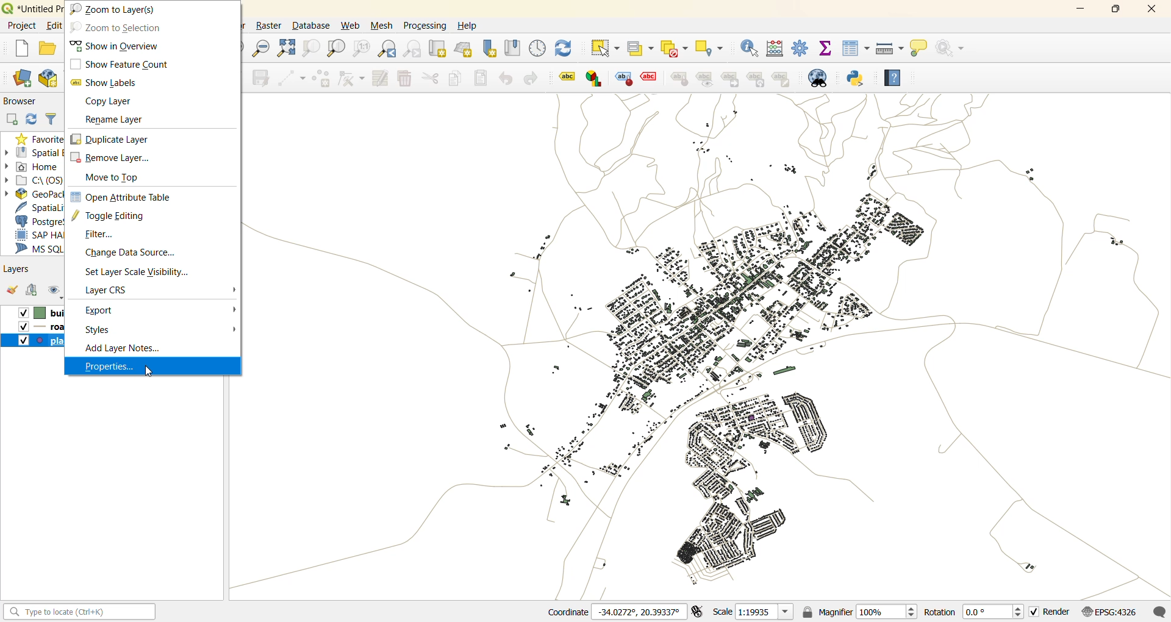 This screenshot has width=1171, height=622. I want to click on zoom to layers, so click(119, 8).